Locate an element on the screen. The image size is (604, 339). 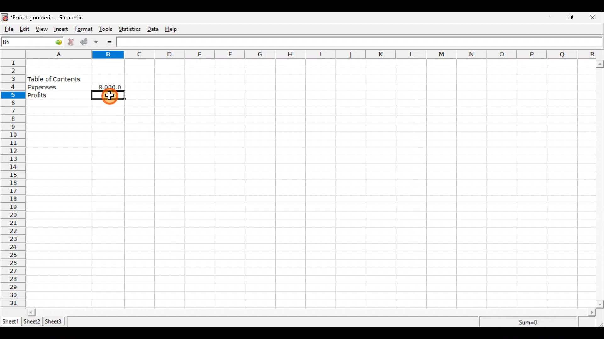
scroll up is located at coordinates (600, 64).